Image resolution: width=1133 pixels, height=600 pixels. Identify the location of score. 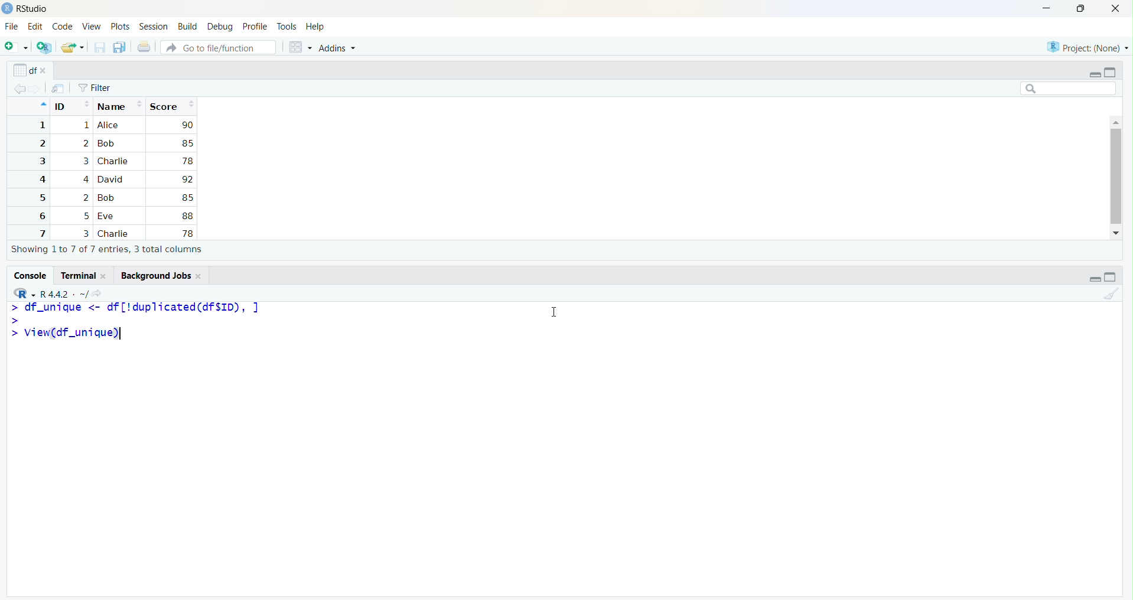
(171, 106).